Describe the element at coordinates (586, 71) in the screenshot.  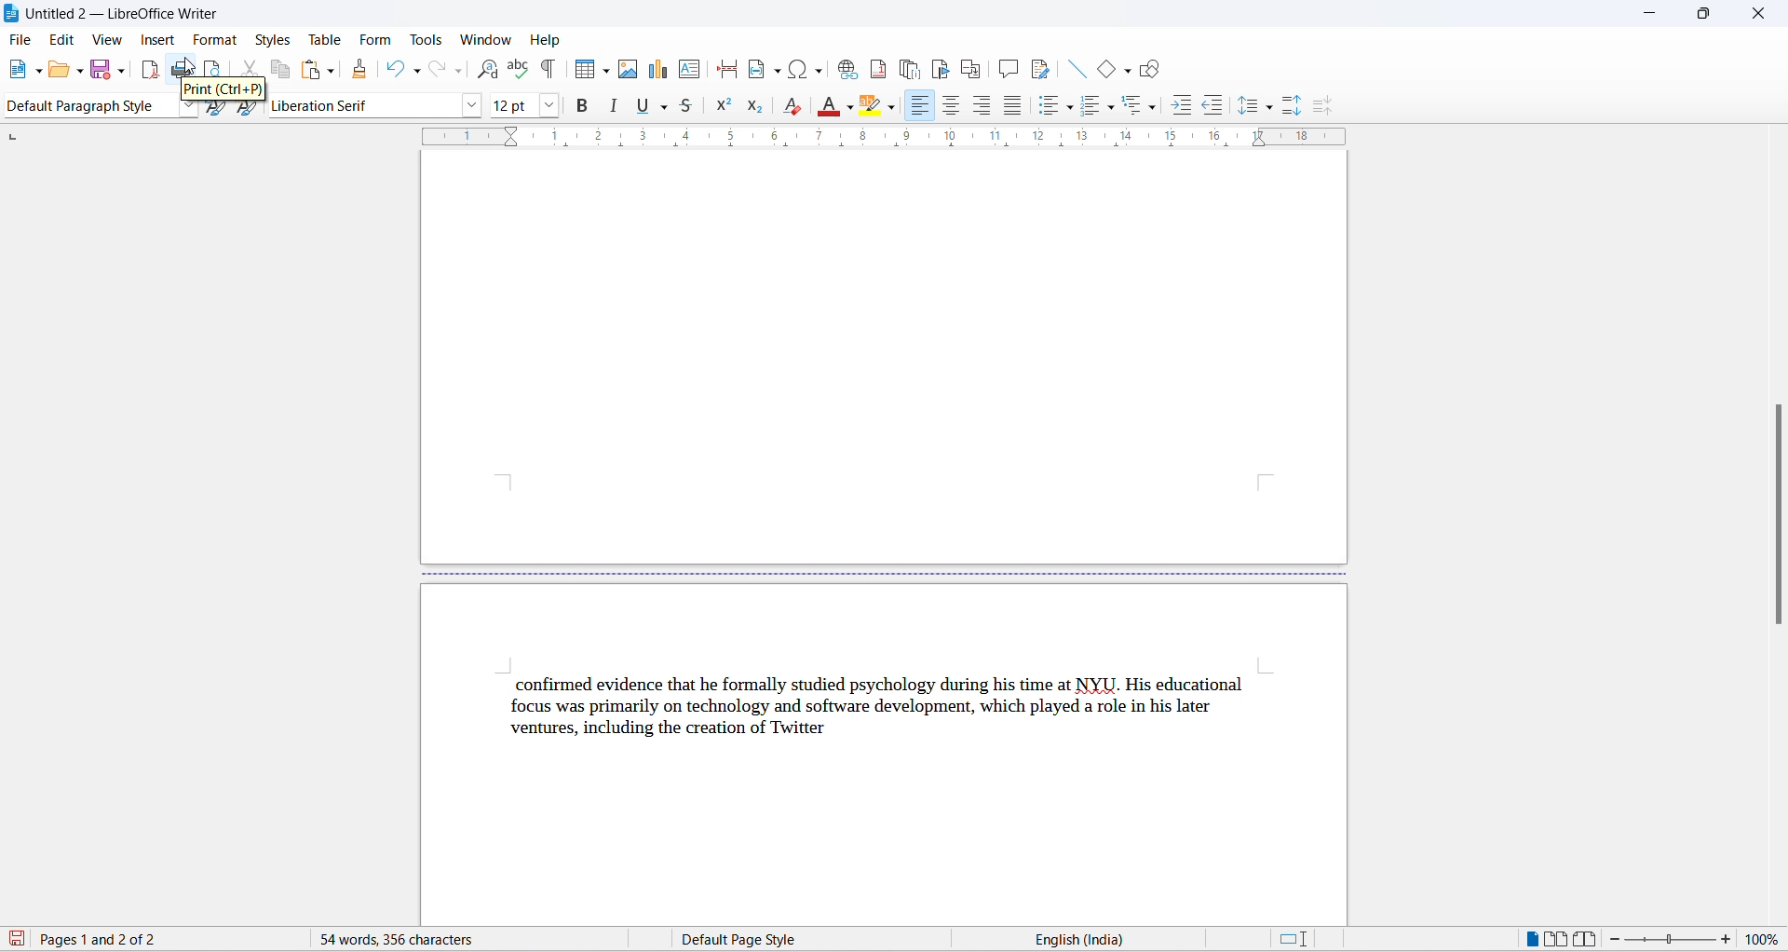
I see `insert table` at that location.